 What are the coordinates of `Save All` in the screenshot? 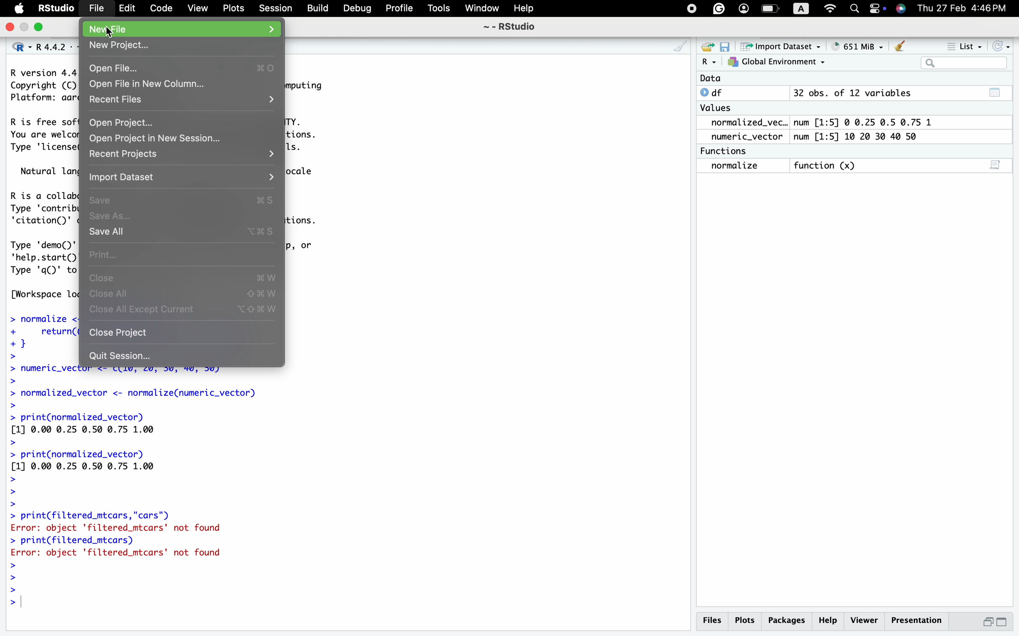 It's located at (173, 233).